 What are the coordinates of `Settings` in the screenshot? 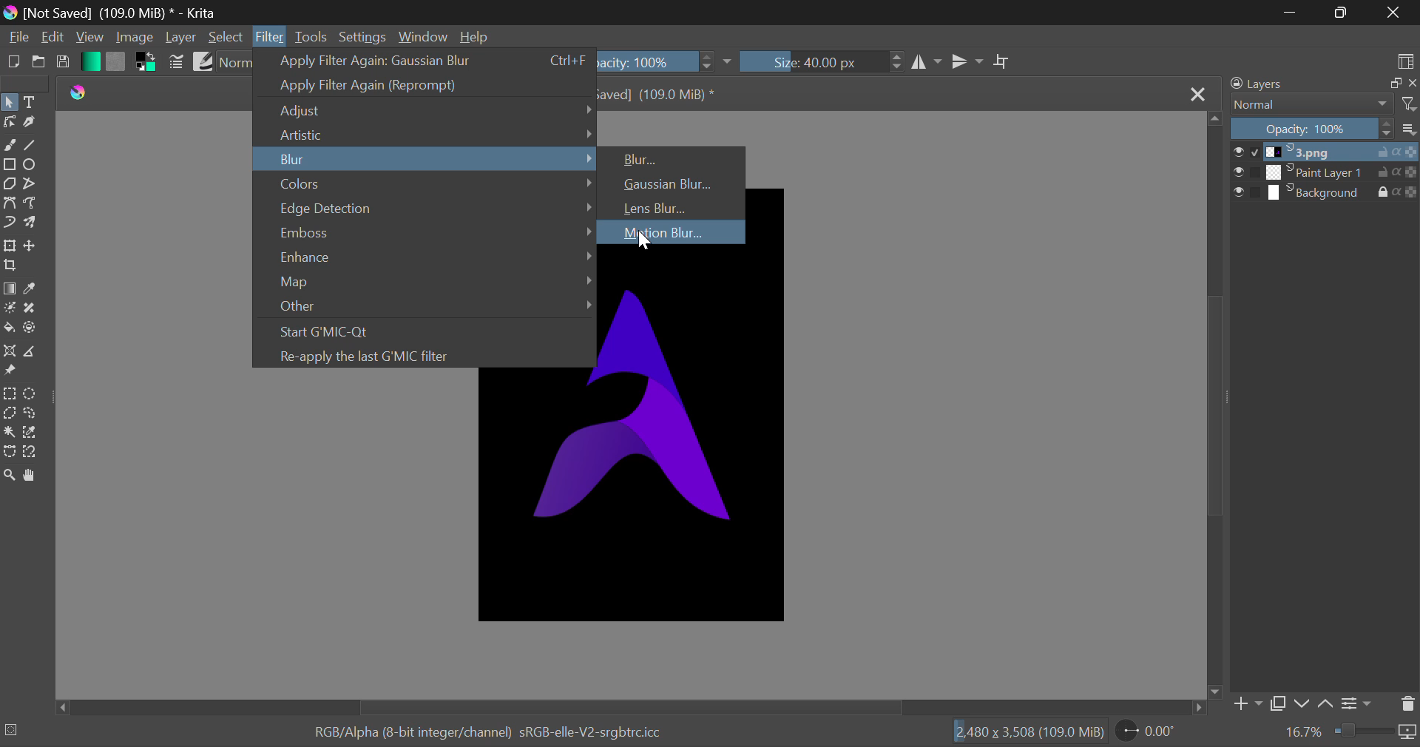 It's located at (1359, 702).